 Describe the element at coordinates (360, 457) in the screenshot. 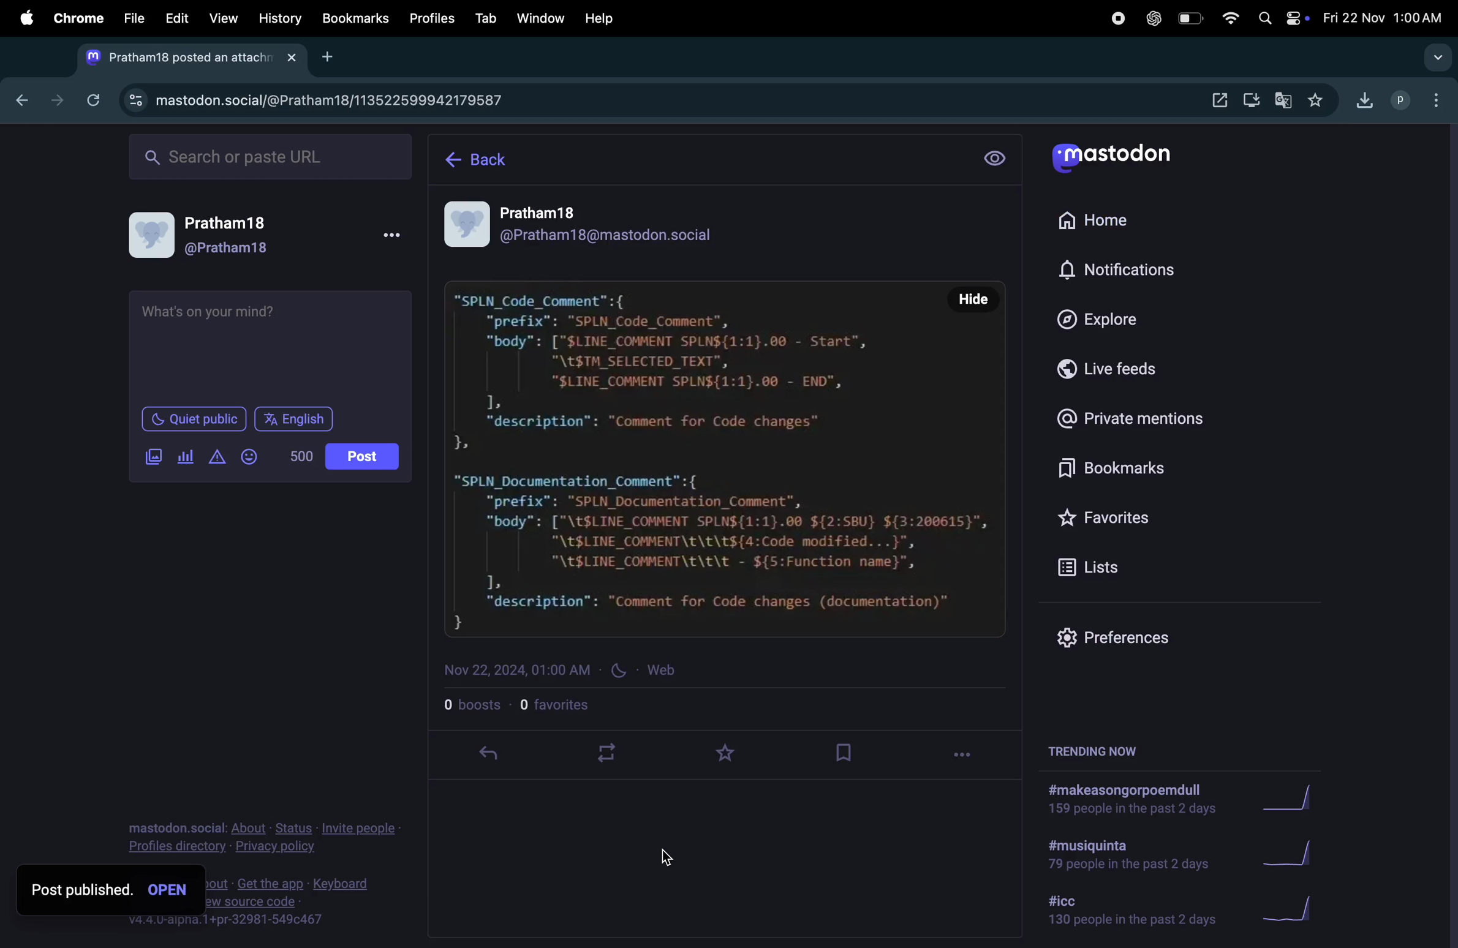

I see `post` at that location.